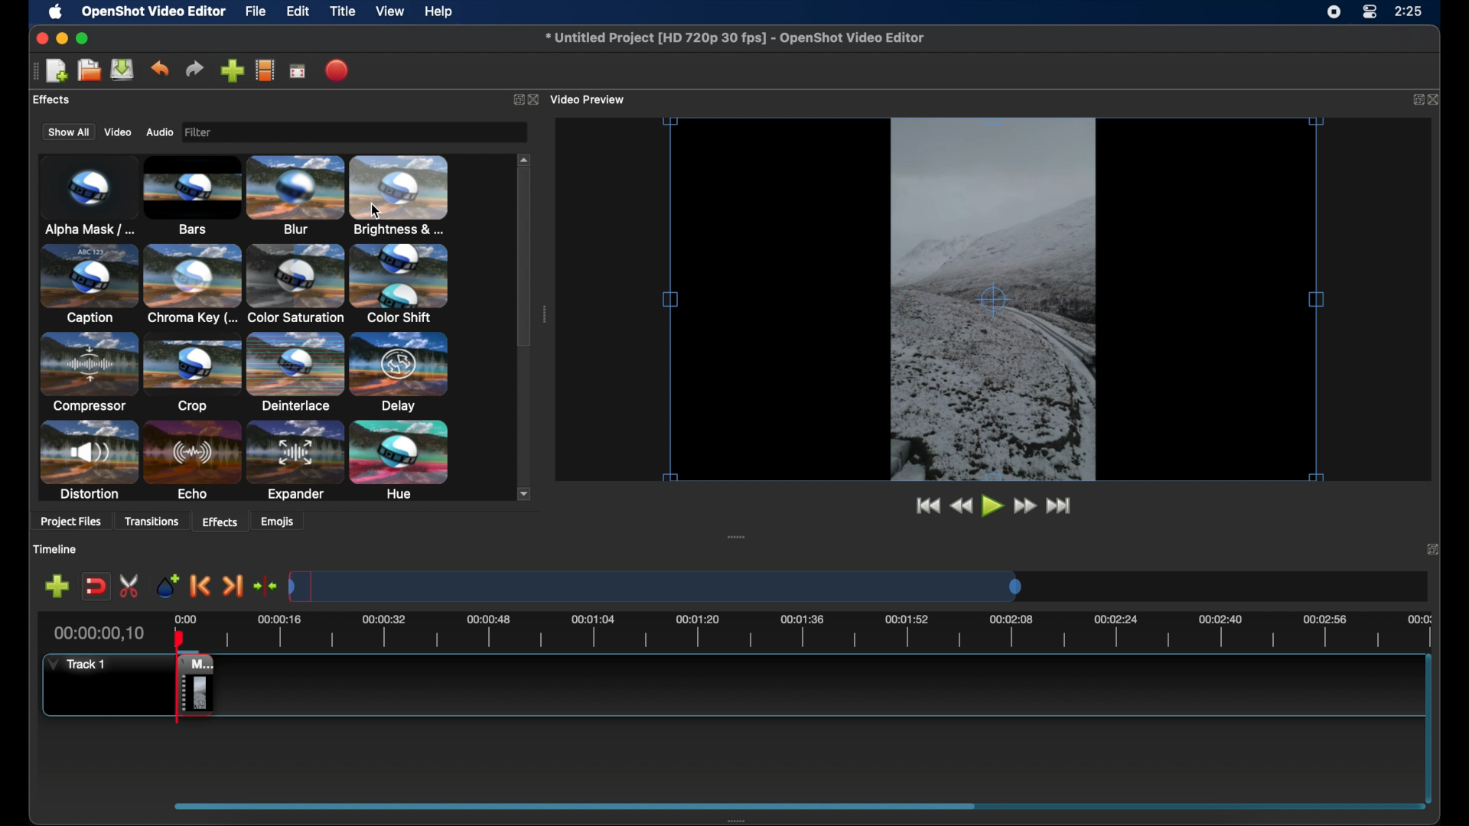 The height and width of the screenshot is (826, 1469). What do you see at coordinates (577, 805) in the screenshot?
I see `scroll box` at bounding box center [577, 805].